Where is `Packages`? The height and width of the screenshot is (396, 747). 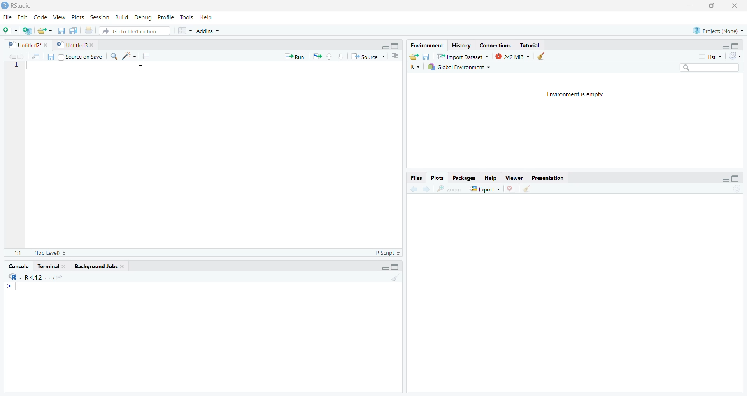 Packages is located at coordinates (463, 178).